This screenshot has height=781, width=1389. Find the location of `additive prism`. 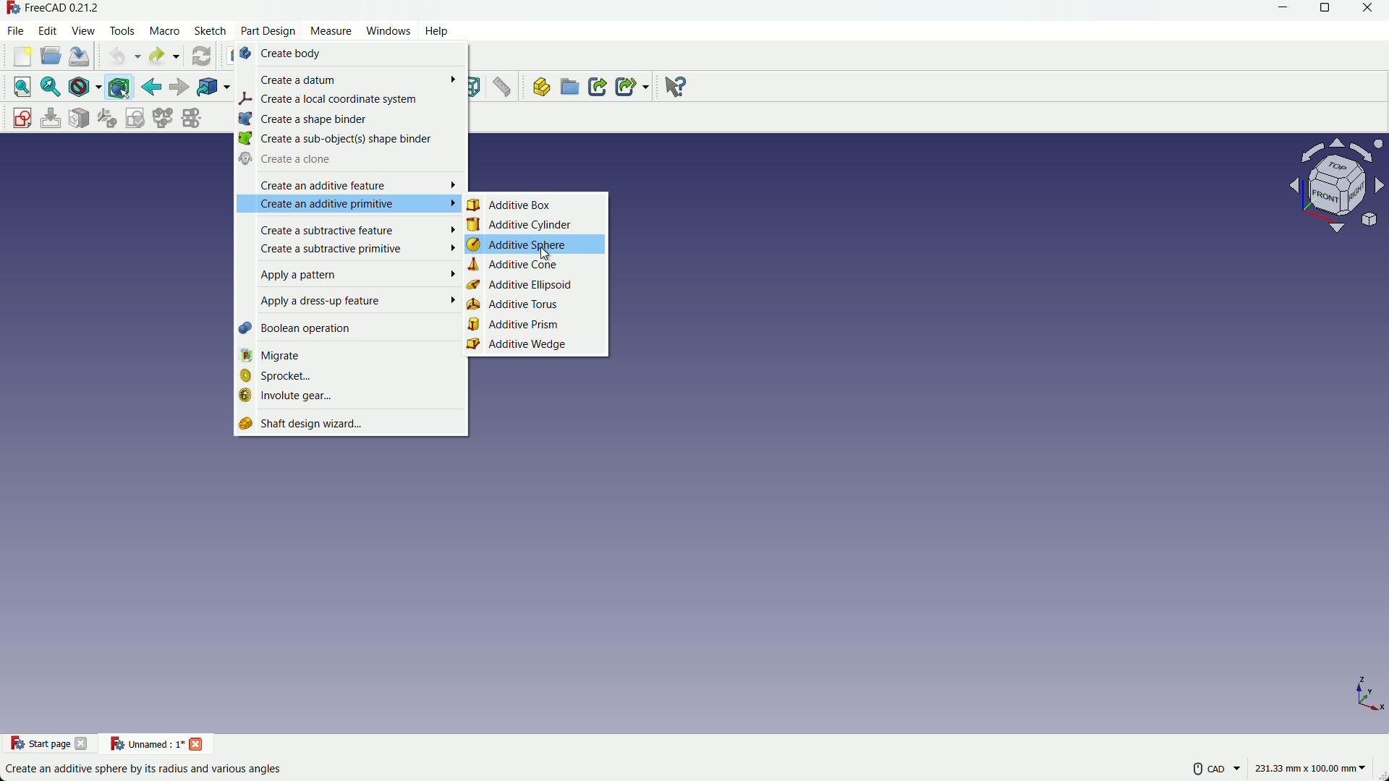

additive prism is located at coordinates (538, 325).